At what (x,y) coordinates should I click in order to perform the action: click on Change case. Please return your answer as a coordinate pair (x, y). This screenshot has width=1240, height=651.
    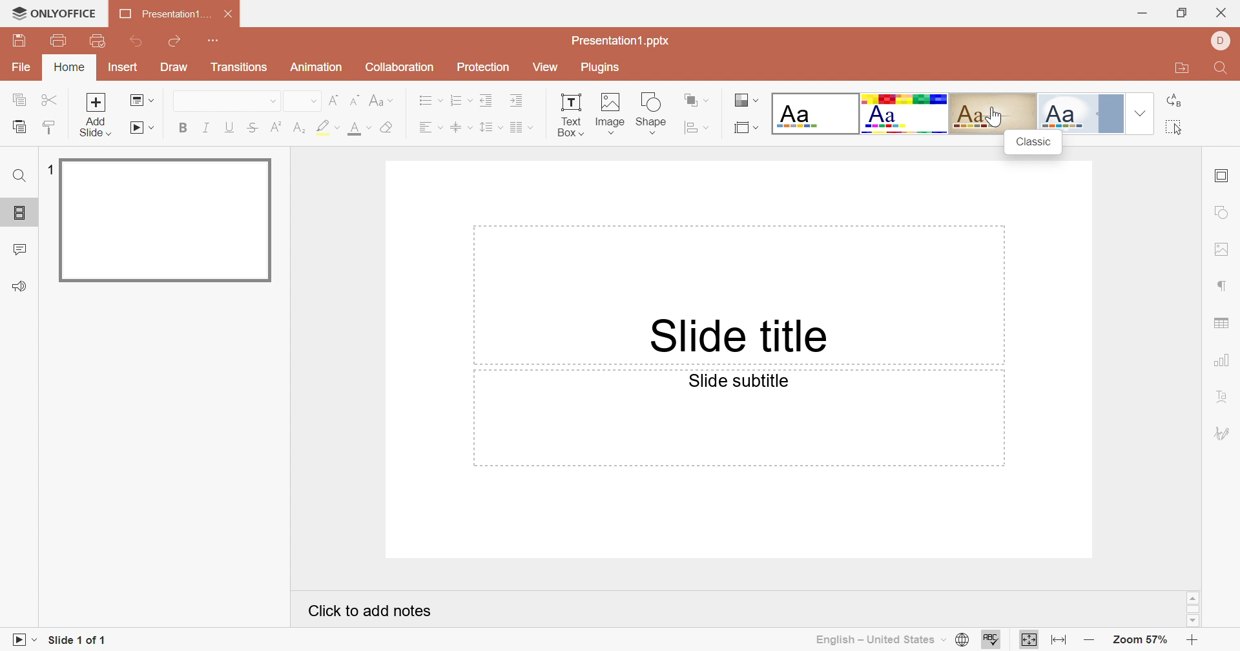
    Looking at the image, I should click on (378, 99).